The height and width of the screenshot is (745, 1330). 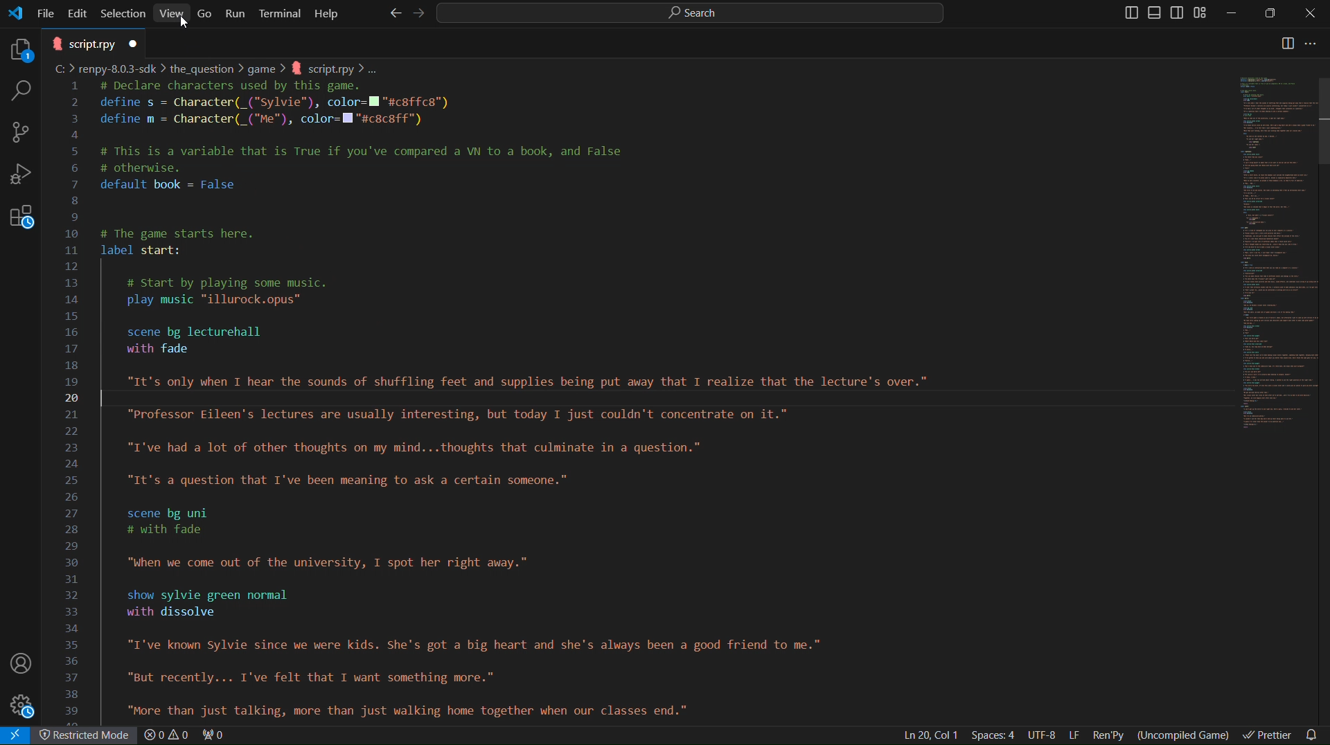 I want to click on Minimize, so click(x=1234, y=13).